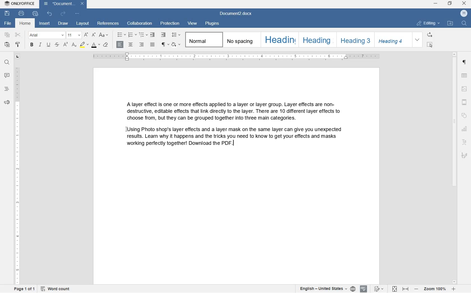 The image size is (471, 293). Describe the element at coordinates (56, 289) in the screenshot. I see `WORD COUNT` at that location.